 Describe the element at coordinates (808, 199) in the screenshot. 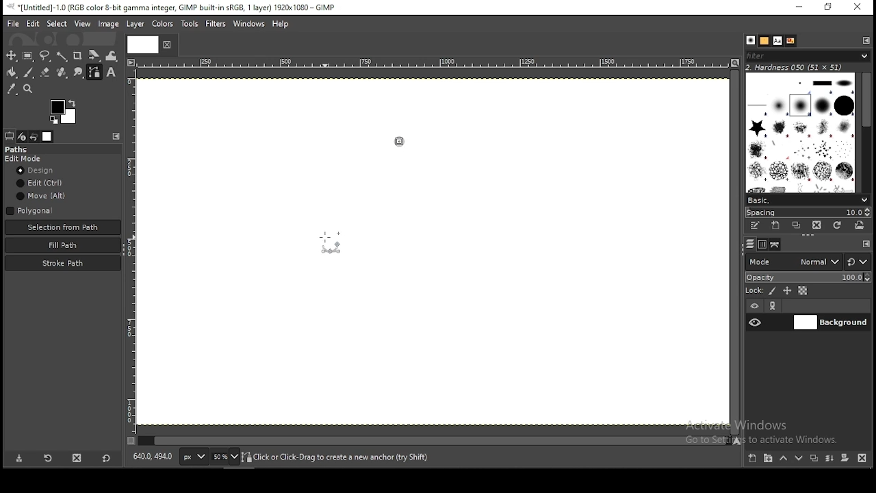

I see `brush presets` at that location.